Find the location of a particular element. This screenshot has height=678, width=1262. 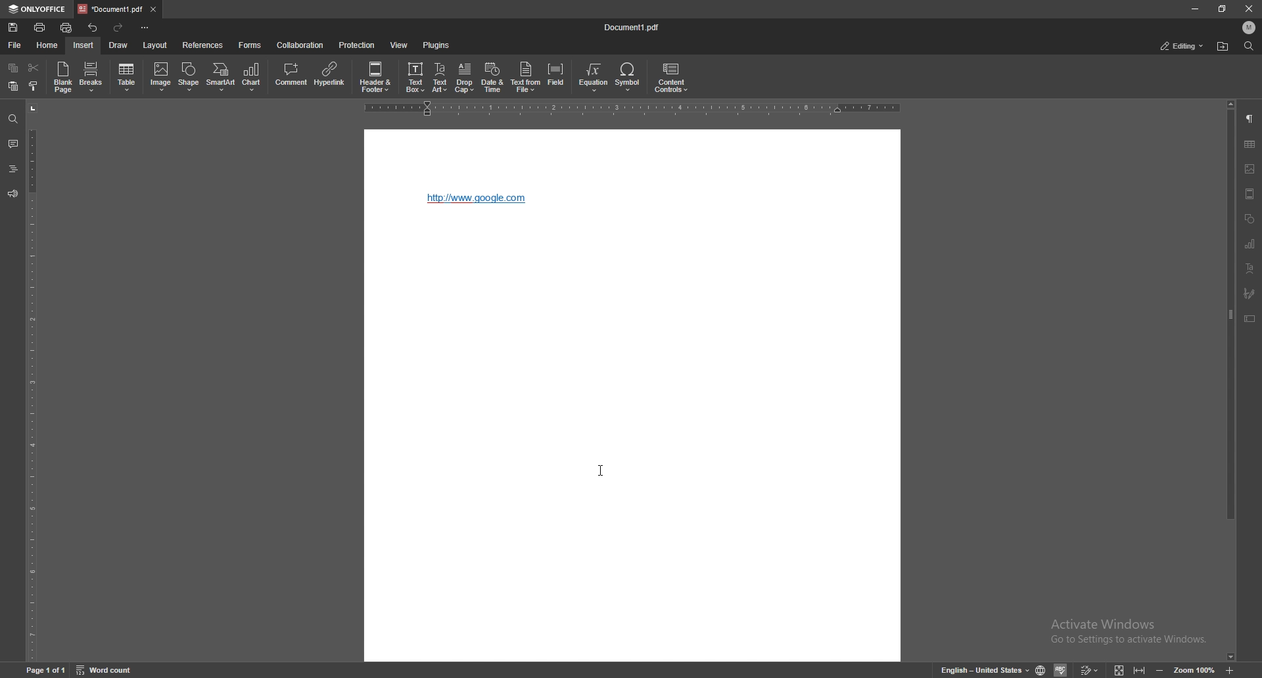

collaboration is located at coordinates (303, 44).